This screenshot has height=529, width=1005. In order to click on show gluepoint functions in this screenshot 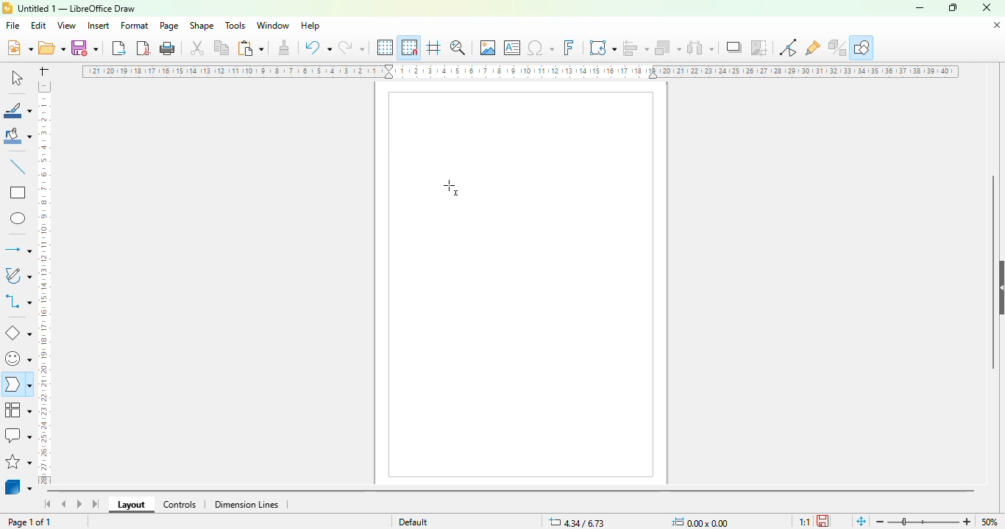, I will do `click(812, 48)`.